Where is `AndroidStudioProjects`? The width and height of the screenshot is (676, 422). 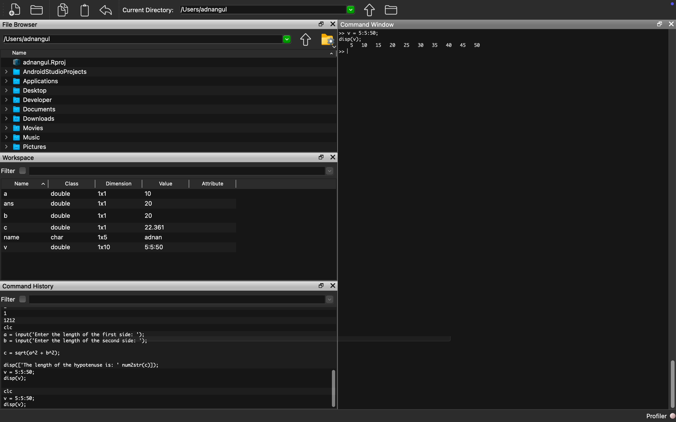
AndroidStudioProjects is located at coordinates (46, 72).